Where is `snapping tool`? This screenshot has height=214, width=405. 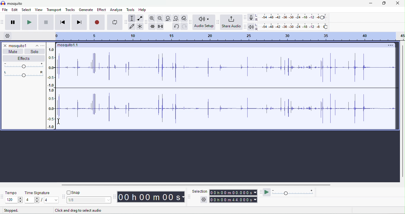
snapping tool is located at coordinates (63, 196).